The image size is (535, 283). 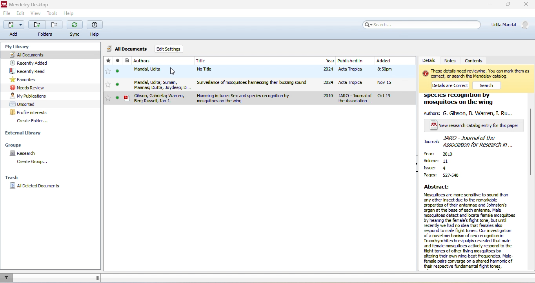 I want to click on notes, so click(x=451, y=60).